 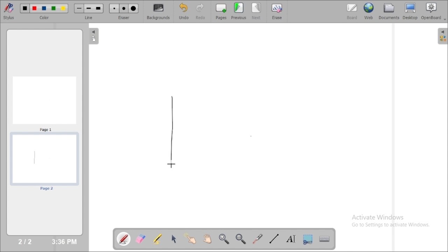 I want to click on Page 1, so click(x=44, y=103).